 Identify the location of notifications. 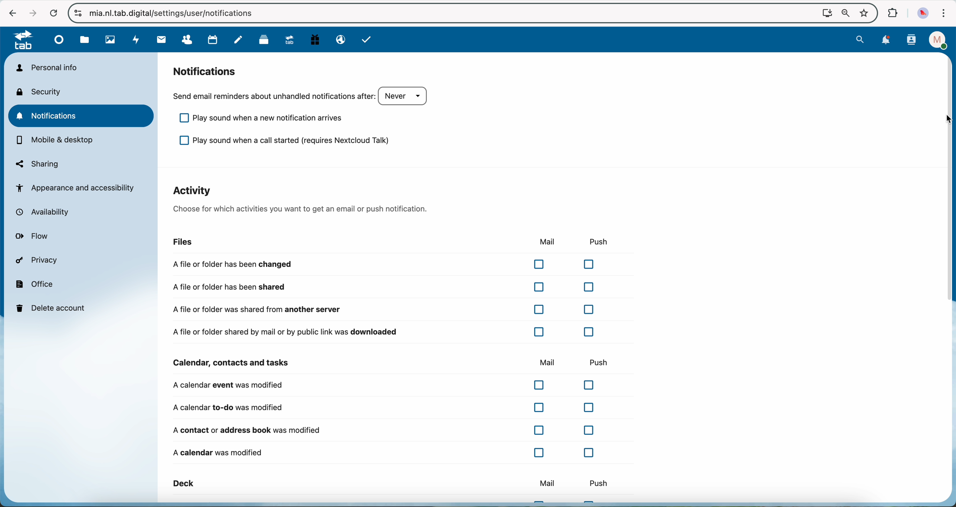
(203, 71).